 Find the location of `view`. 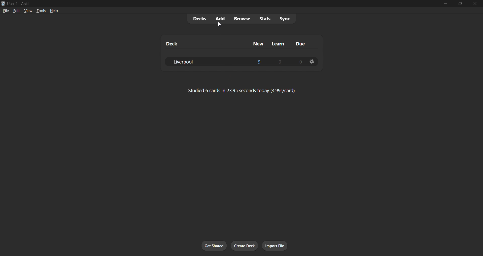

view is located at coordinates (27, 11).